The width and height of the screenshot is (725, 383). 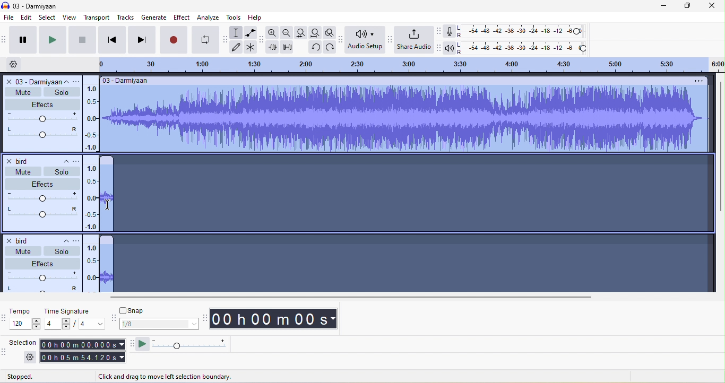 What do you see at coordinates (685, 6) in the screenshot?
I see `maximize` at bounding box center [685, 6].